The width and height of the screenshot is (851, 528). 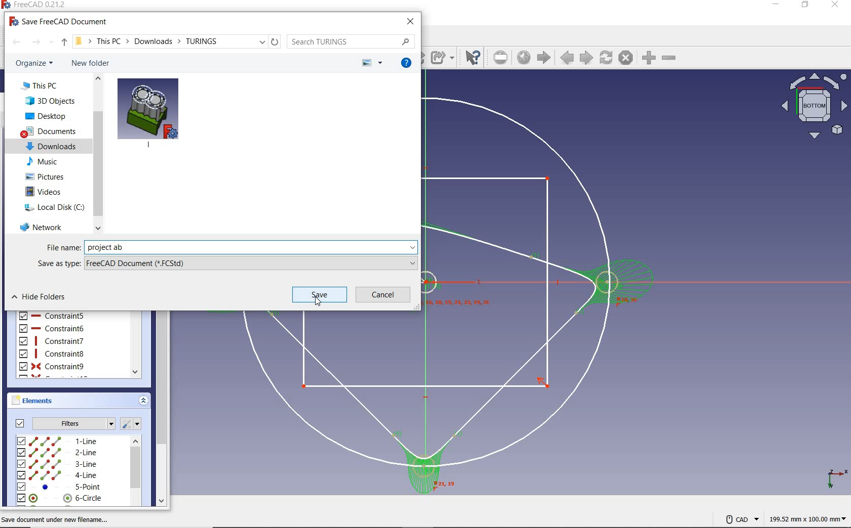 What do you see at coordinates (776, 4) in the screenshot?
I see `minimize` at bounding box center [776, 4].